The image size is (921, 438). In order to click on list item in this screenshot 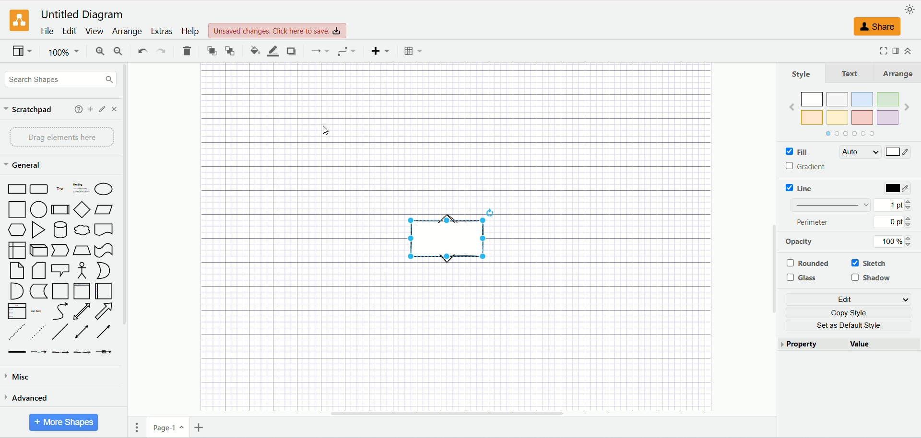, I will do `click(41, 311)`.